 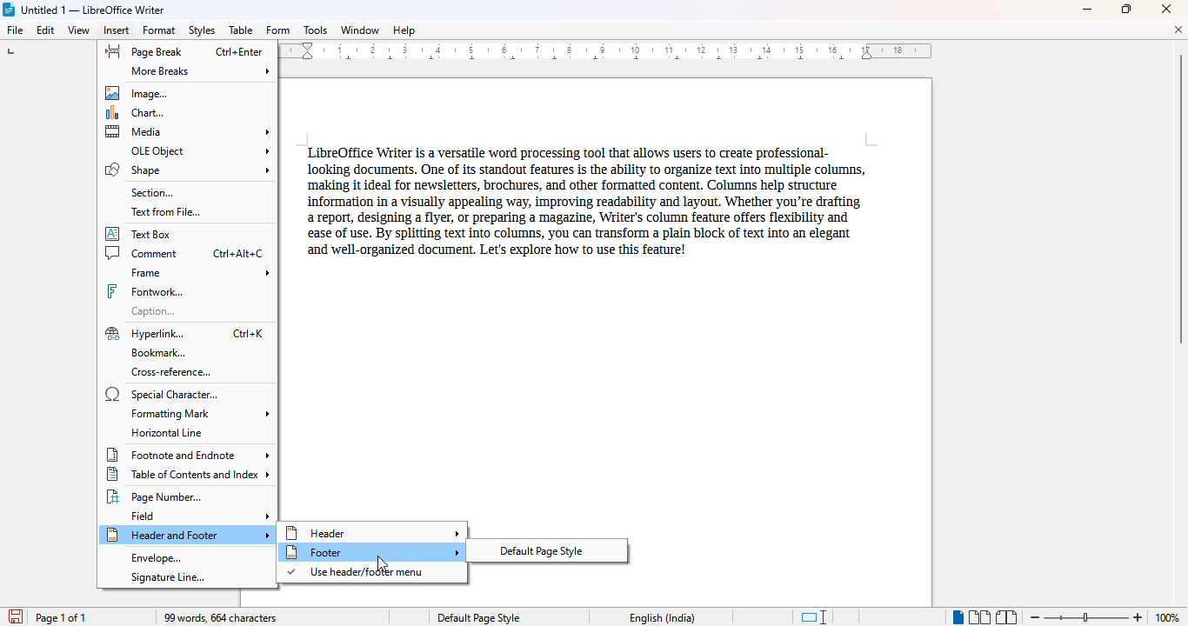 What do you see at coordinates (815, 617) in the screenshot?
I see `standard selection` at bounding box center [815, 617].